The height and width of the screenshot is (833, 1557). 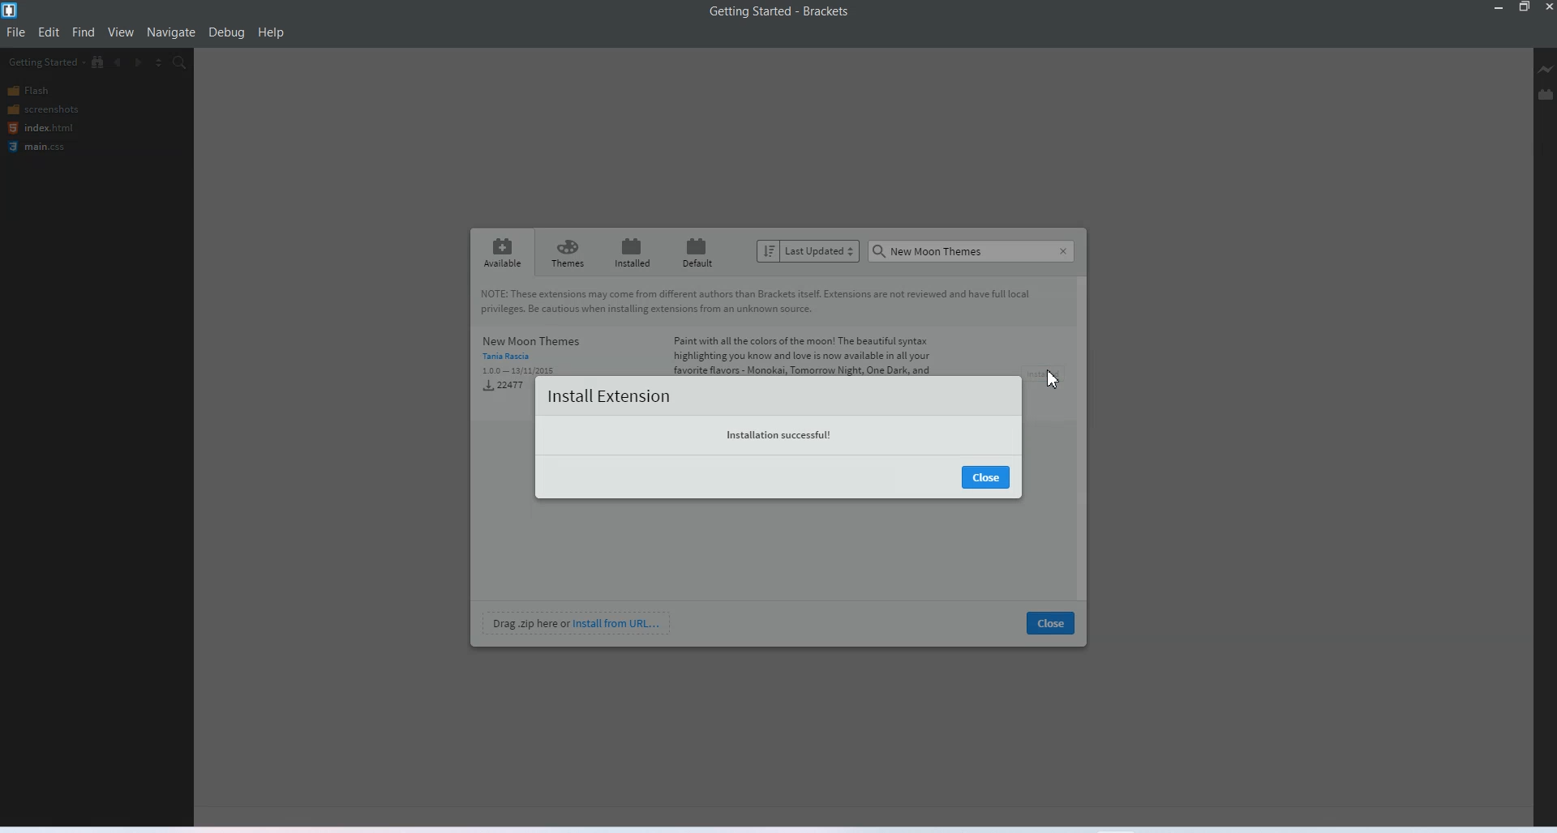 I want to click on Show in file tree, so click(x=99, y=62).